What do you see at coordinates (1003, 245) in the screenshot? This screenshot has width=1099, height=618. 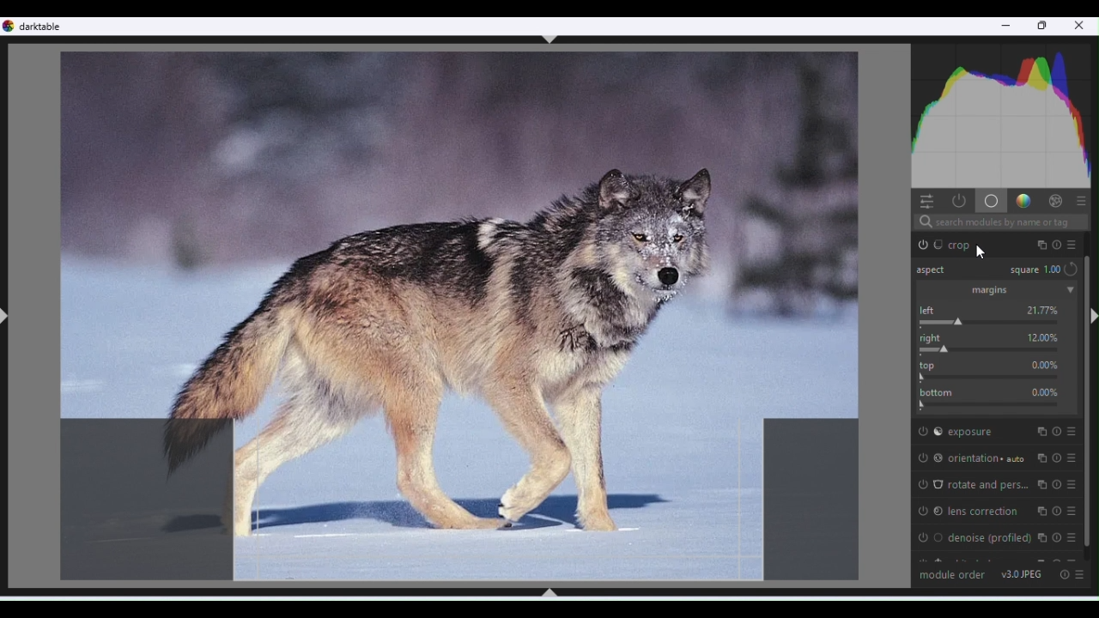 I see `crop` at bounding box center [1003, 245].